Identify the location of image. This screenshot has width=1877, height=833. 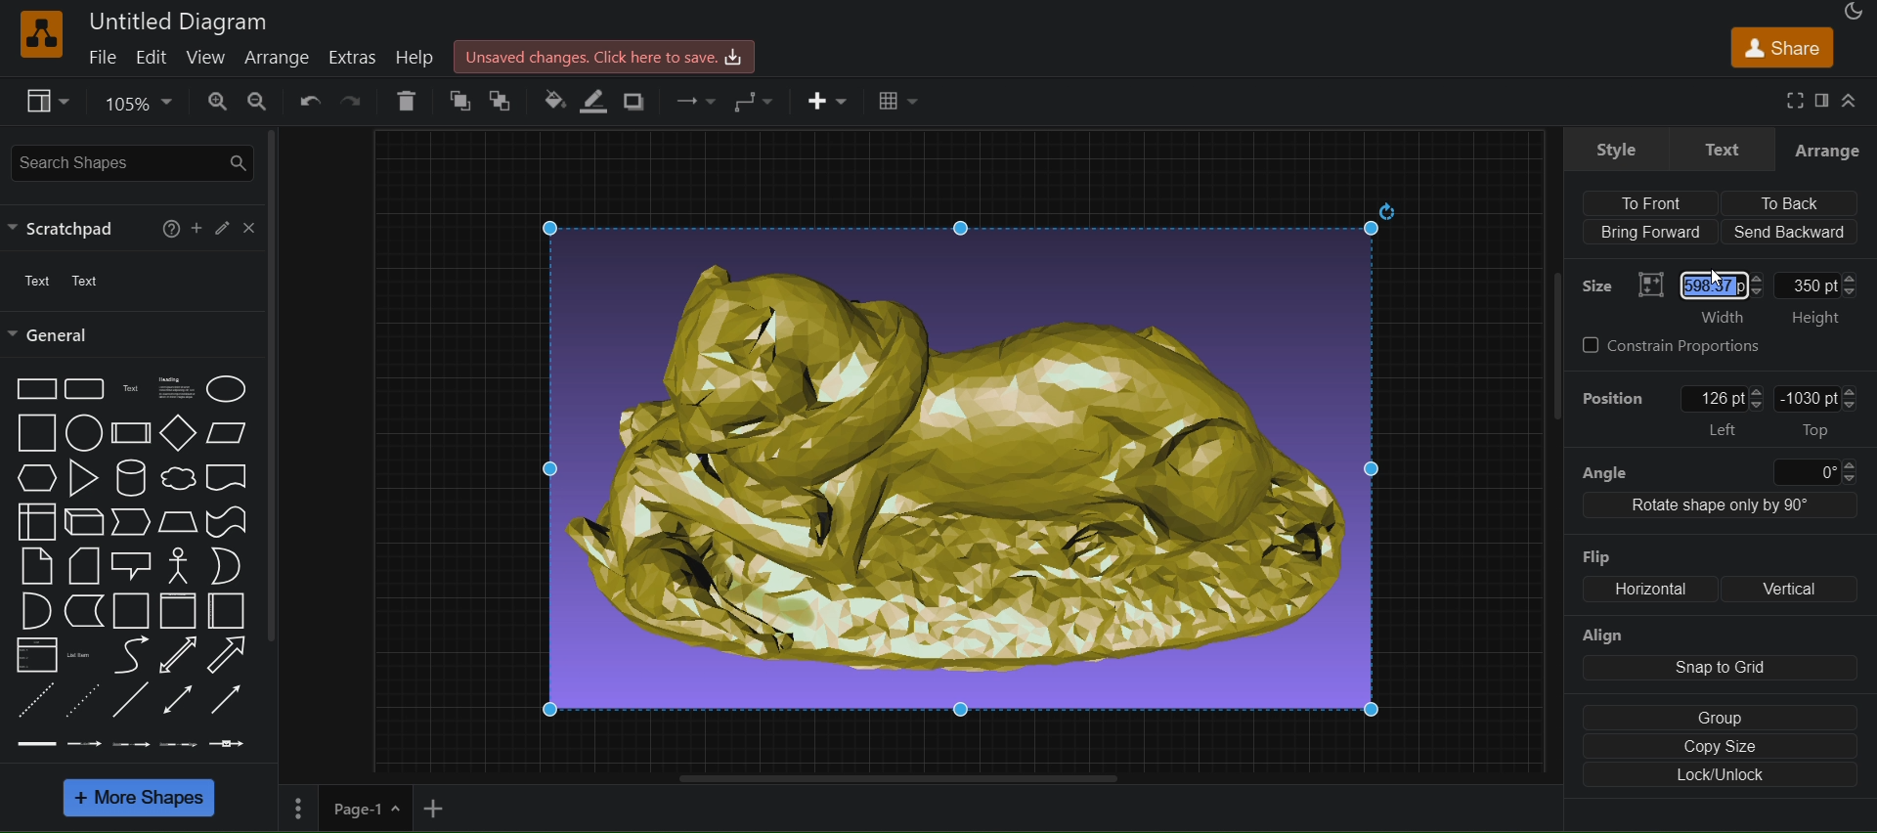
(969, 462).